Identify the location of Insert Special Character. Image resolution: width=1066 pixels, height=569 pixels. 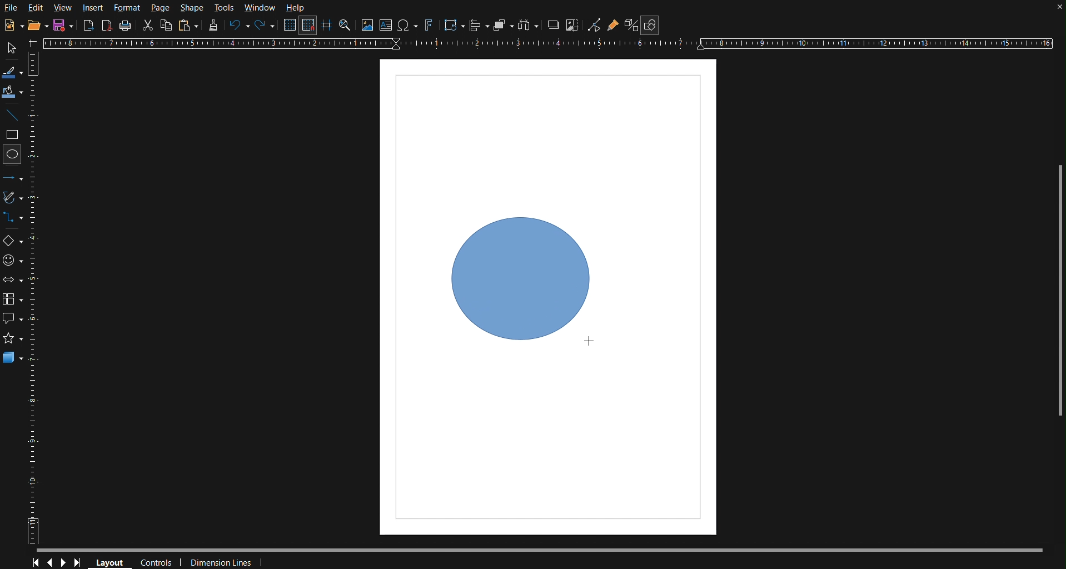
(408, 26).